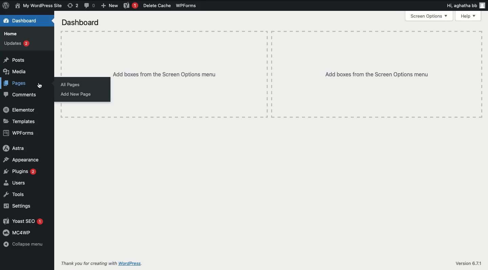 The image size is (488, 270). I want to click on Plugins, so click(19, 172).